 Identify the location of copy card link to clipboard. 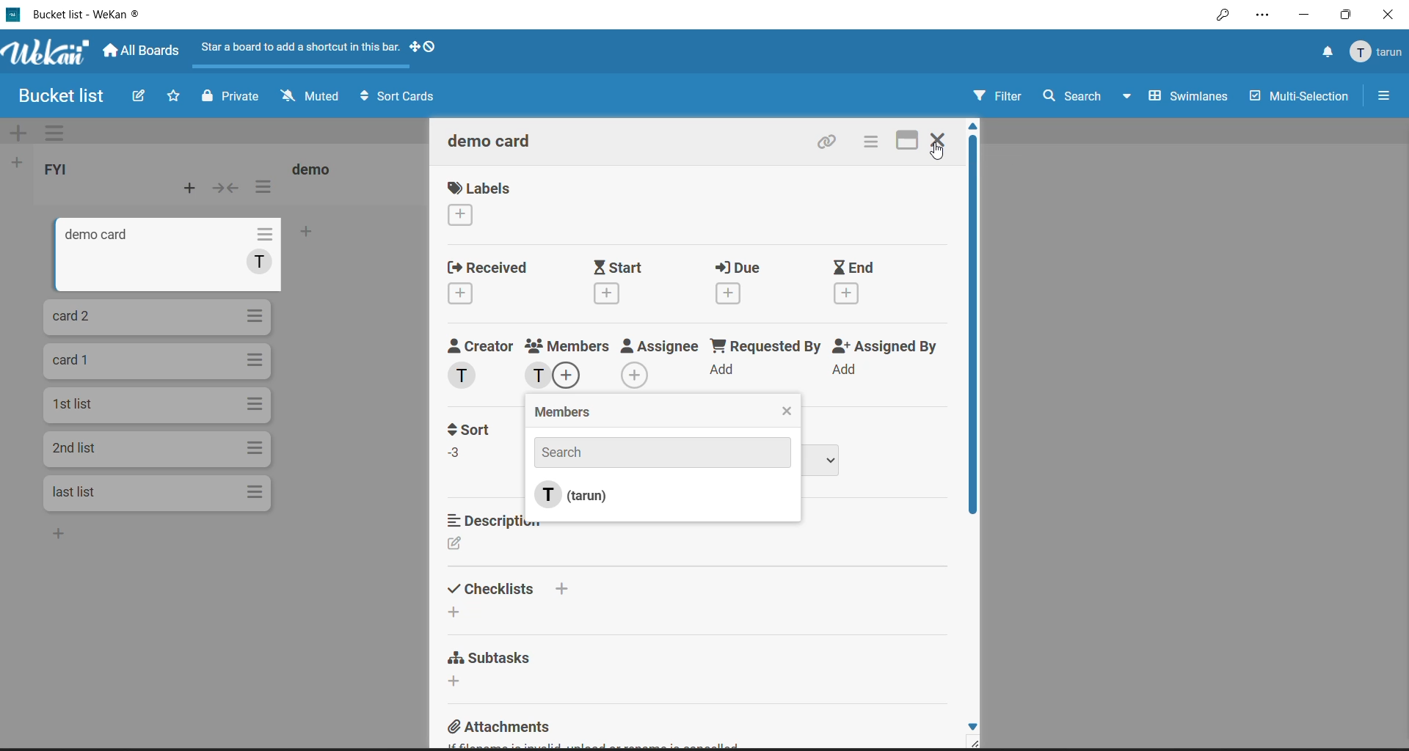
(831, 141).